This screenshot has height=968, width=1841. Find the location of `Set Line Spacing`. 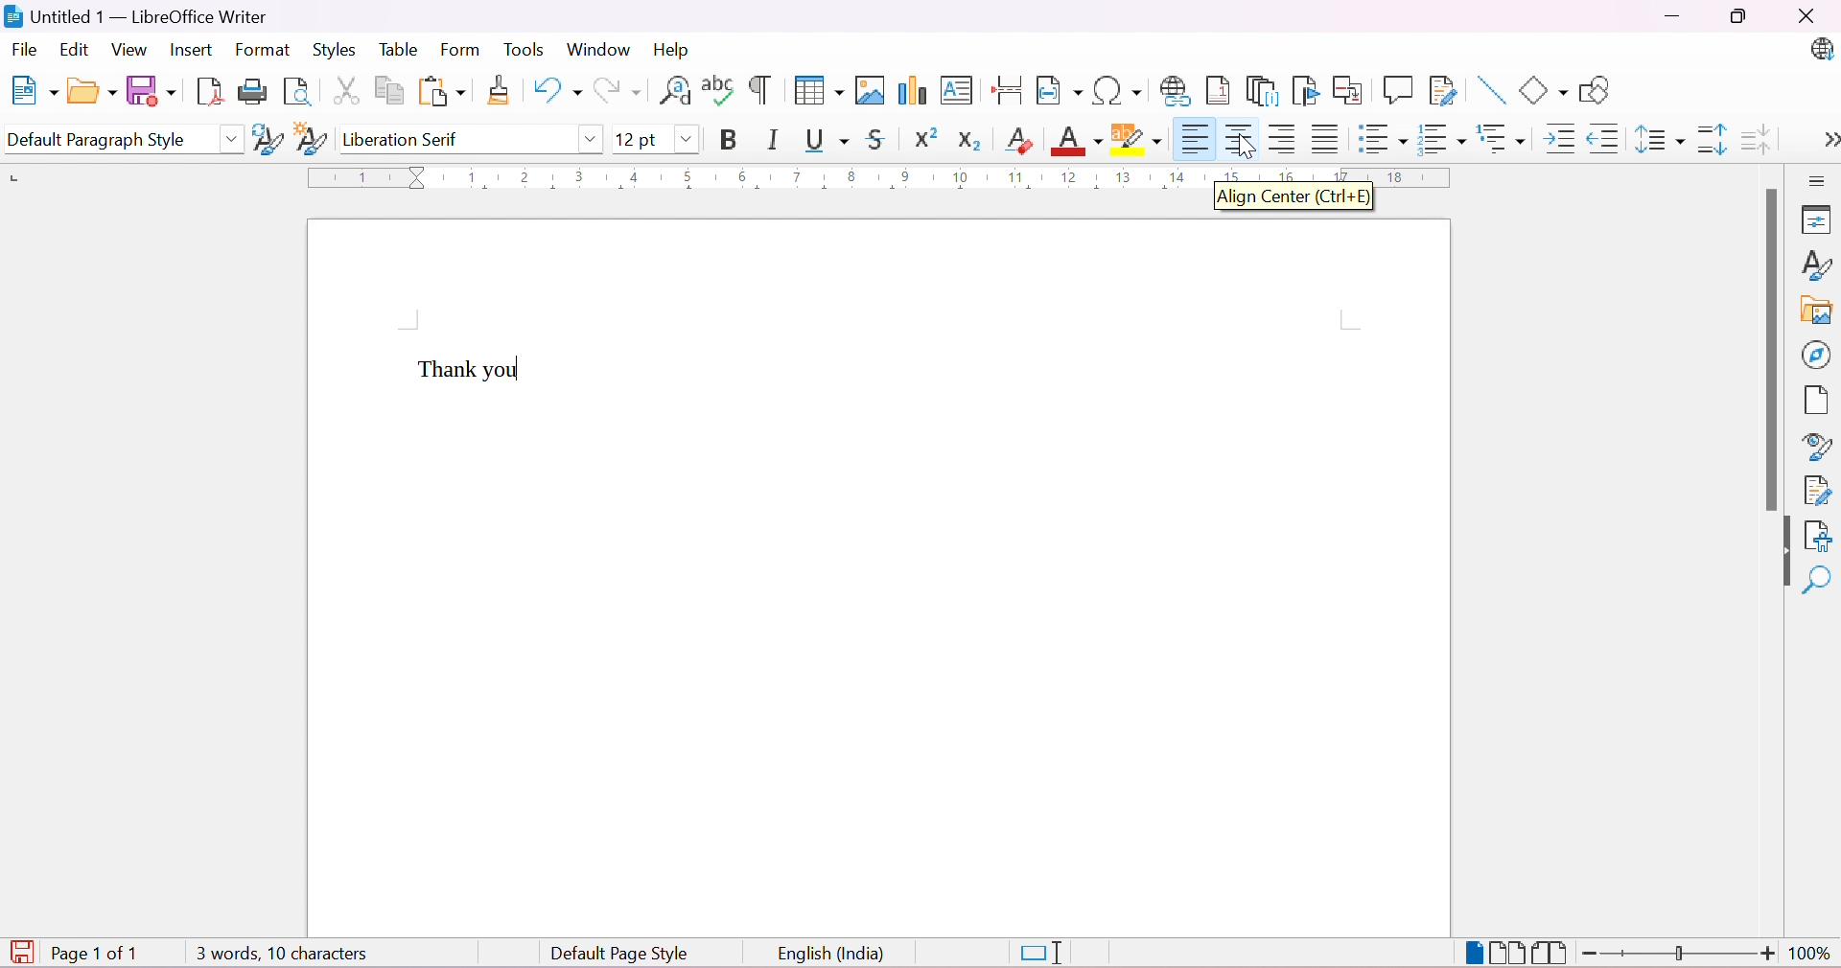

Set Line Spacing is located at coordinates (1659, 136).